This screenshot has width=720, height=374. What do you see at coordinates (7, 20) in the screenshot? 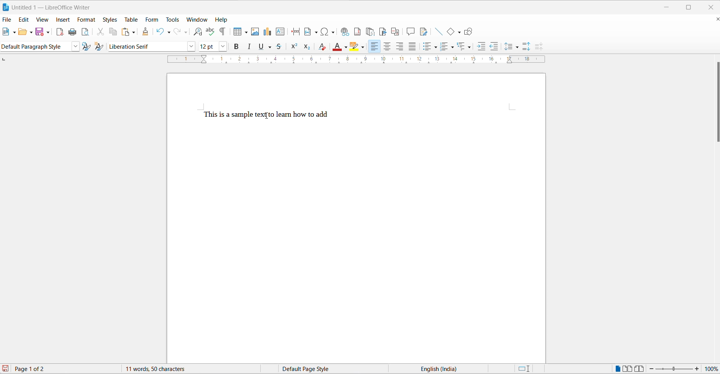
I see `file` at bounding box center [7, 20].